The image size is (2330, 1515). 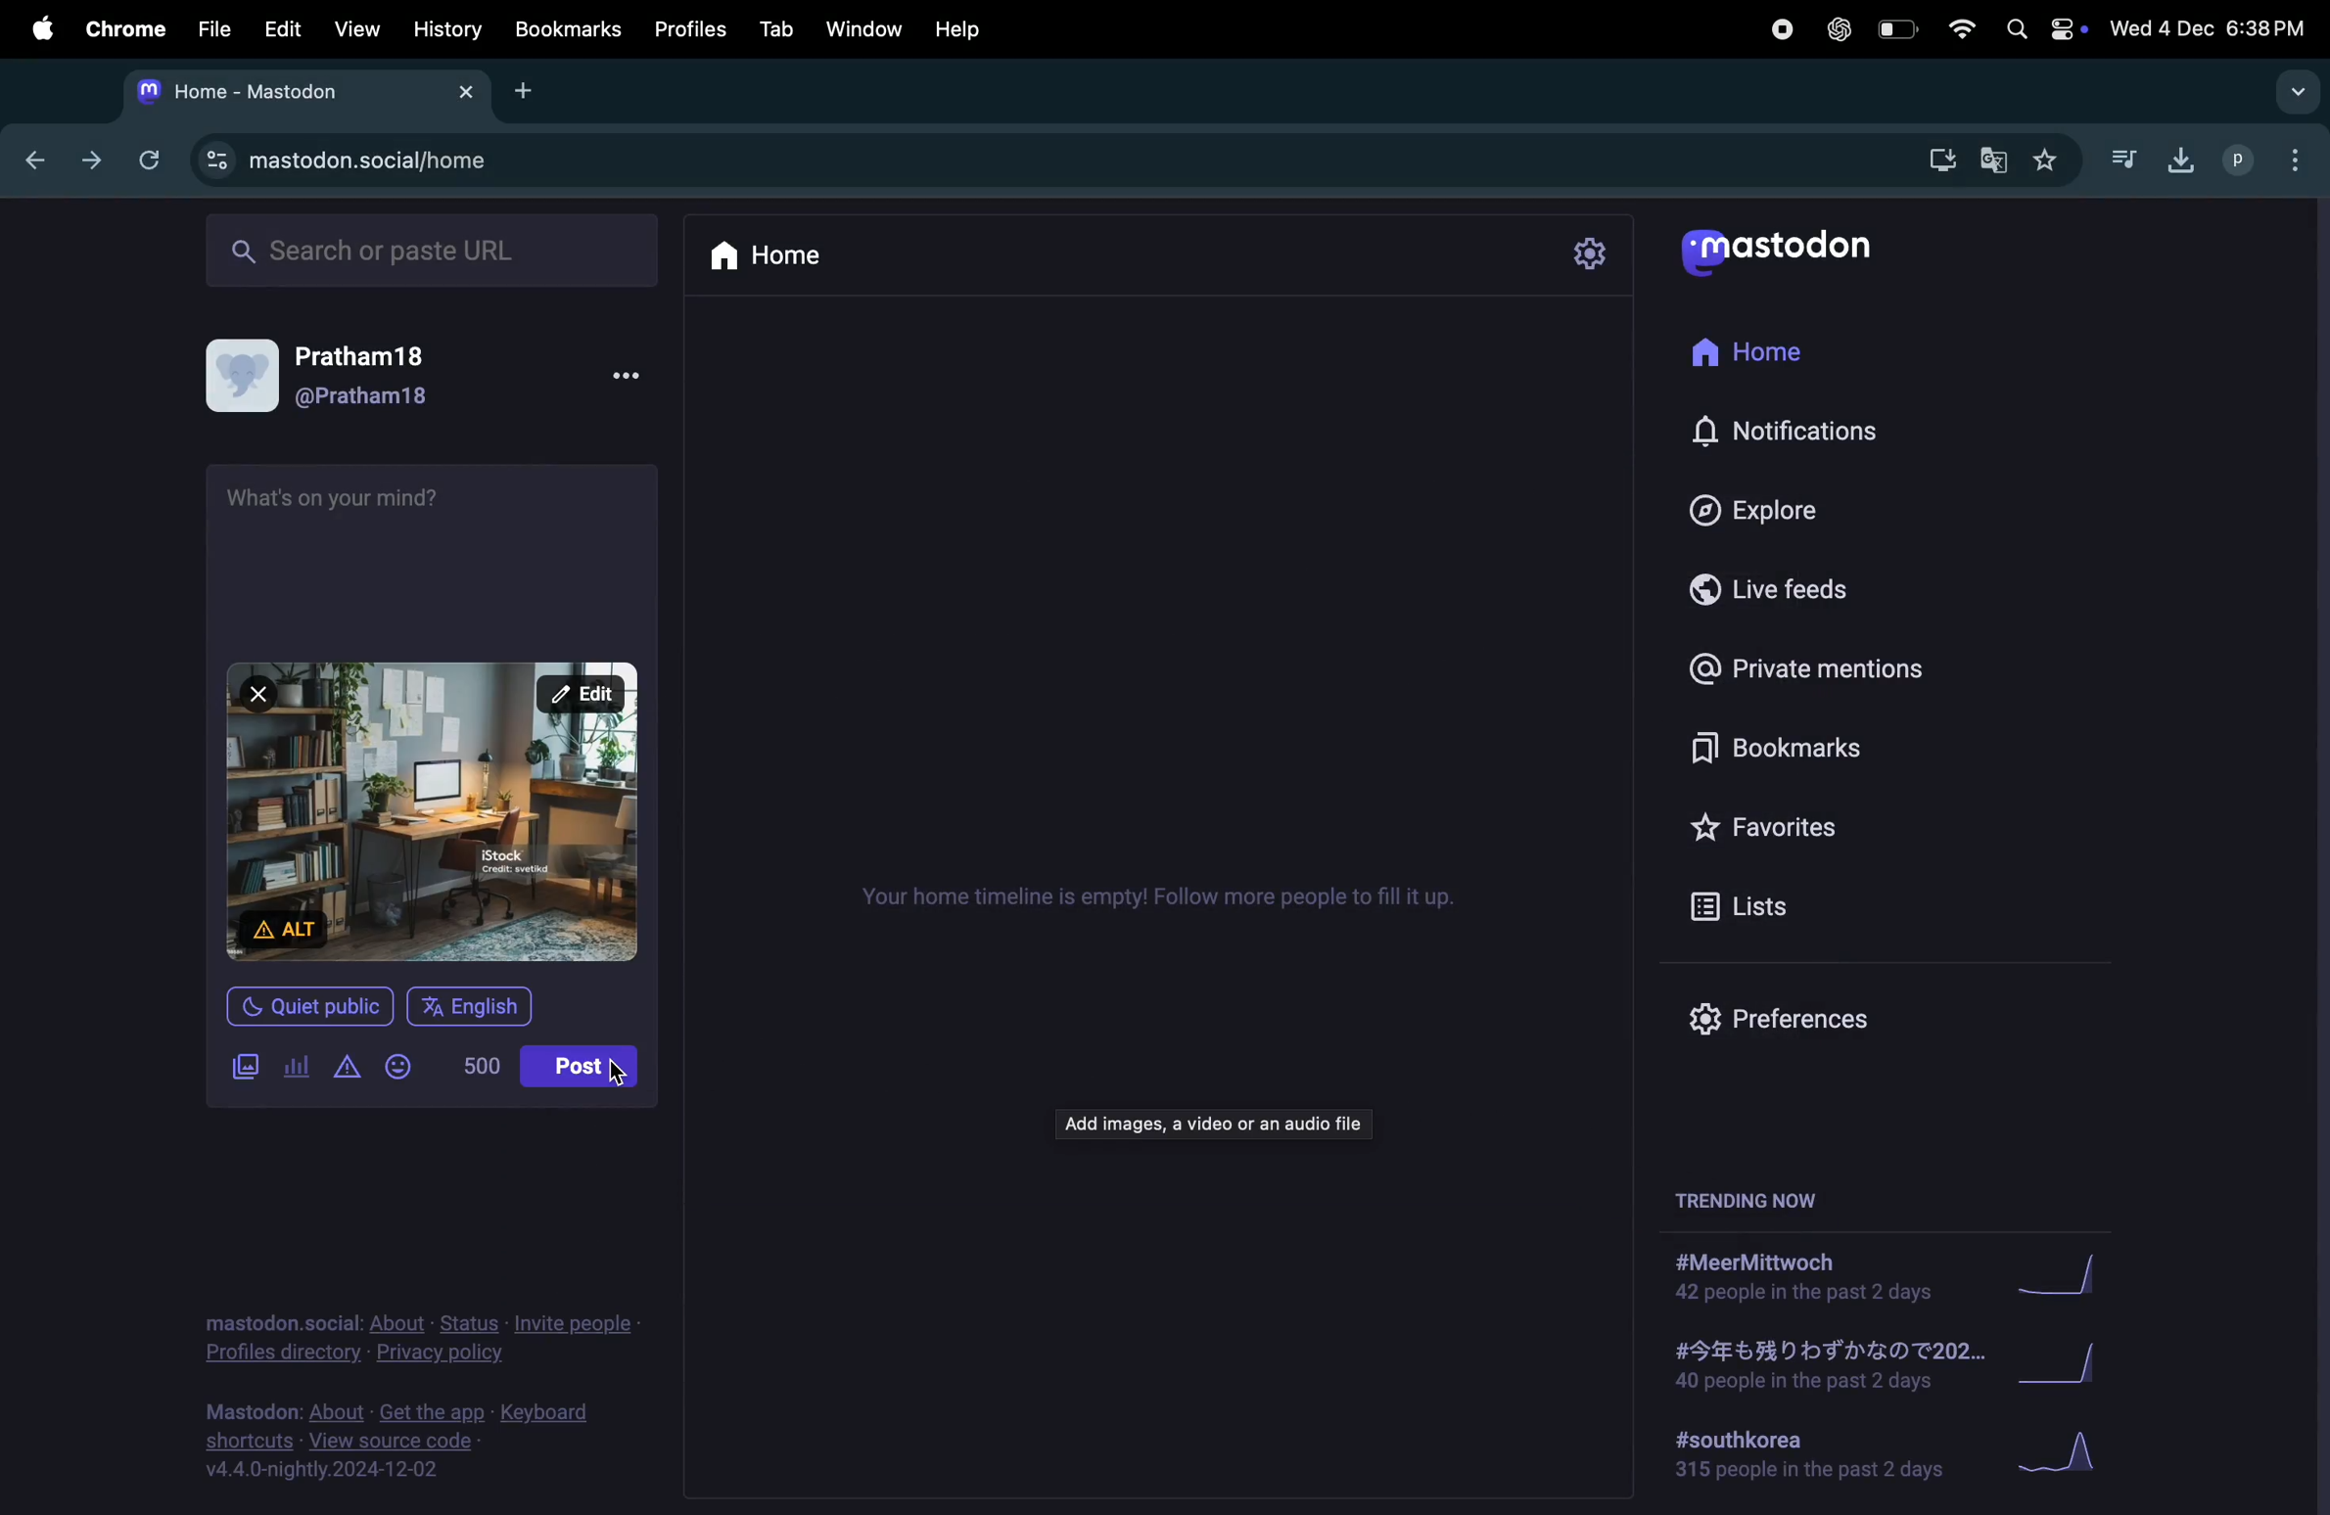 What do you see at coordinates (1962, 28) in the screenshot?
I see `wifi` at bounding box center [1962, 28].